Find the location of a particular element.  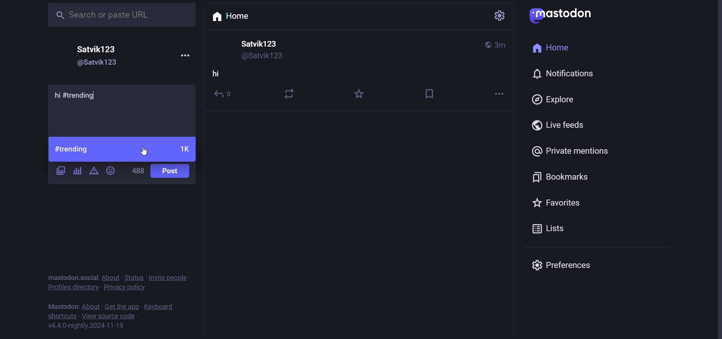

user id is located at coordinates (96, 64).